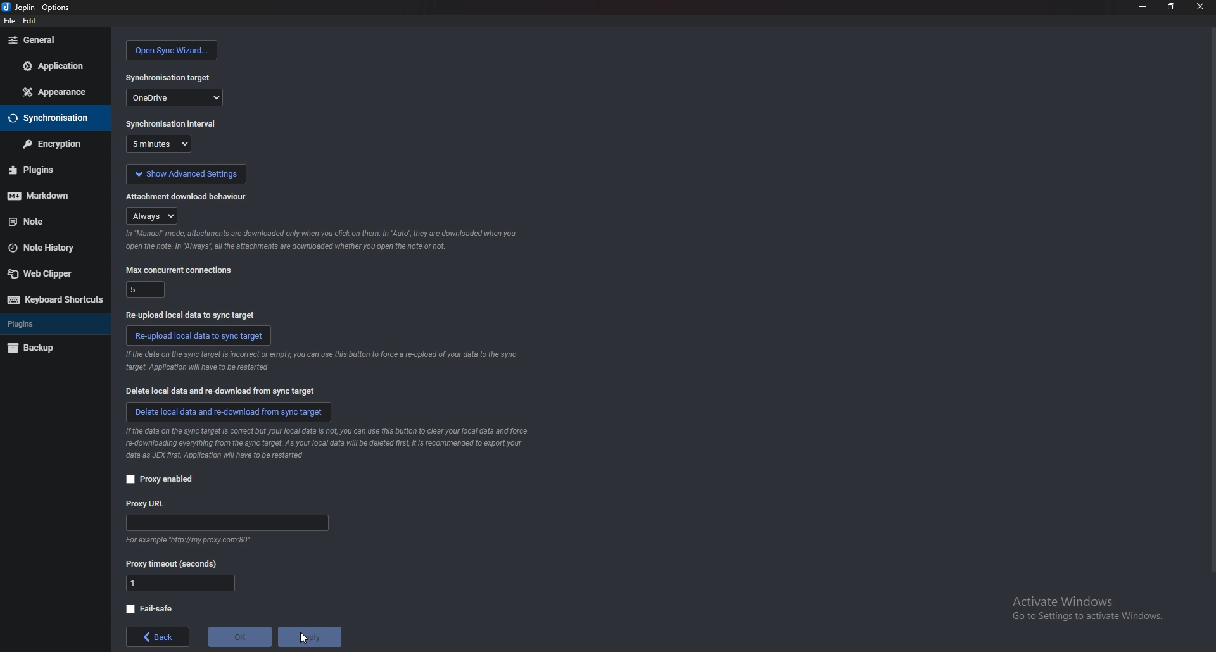 The height and width of the screenshot is (652, 1216). Describe the element at coordinates (57, 91) in the screenshot. I see `appearance` at that location.